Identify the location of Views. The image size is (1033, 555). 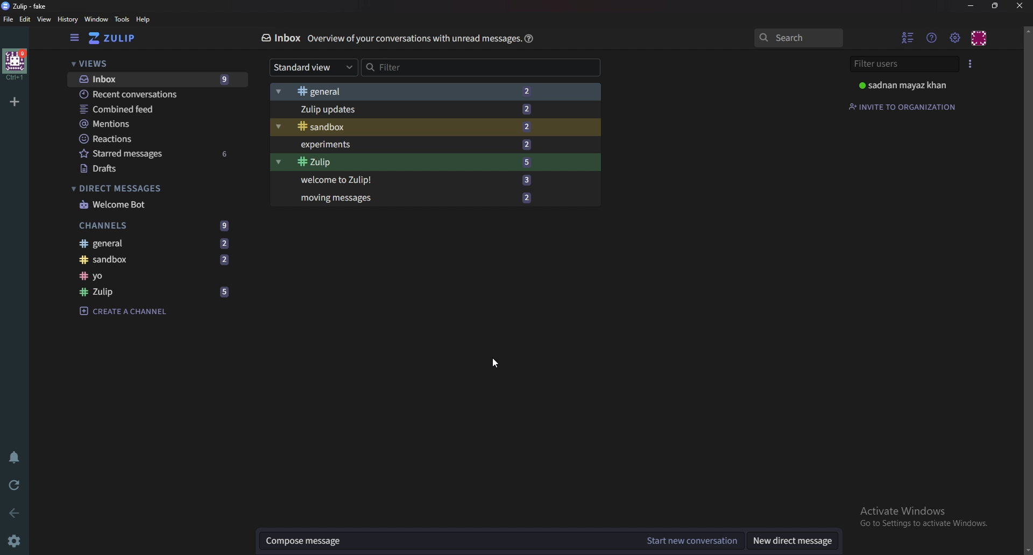
(104, 63).